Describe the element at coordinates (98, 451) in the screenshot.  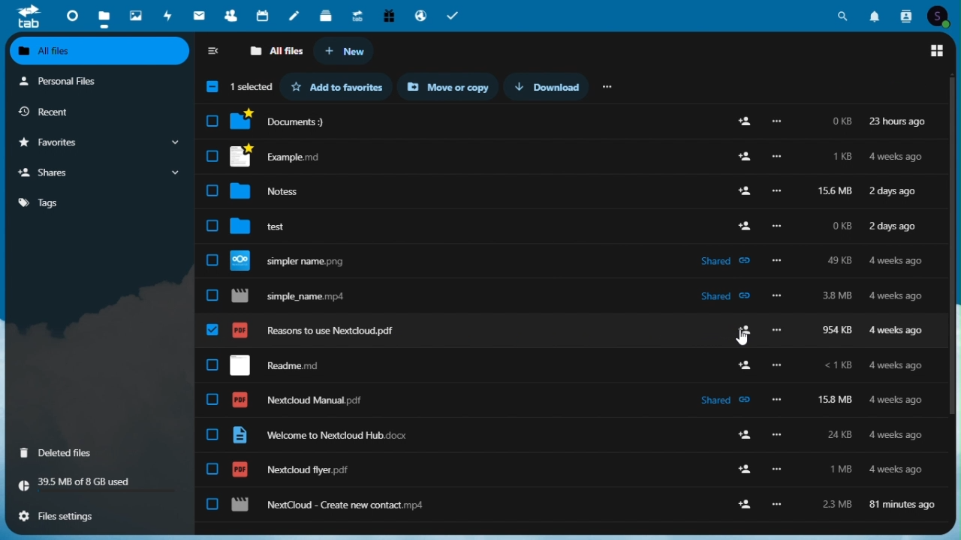
I see `deleted files` at that location.